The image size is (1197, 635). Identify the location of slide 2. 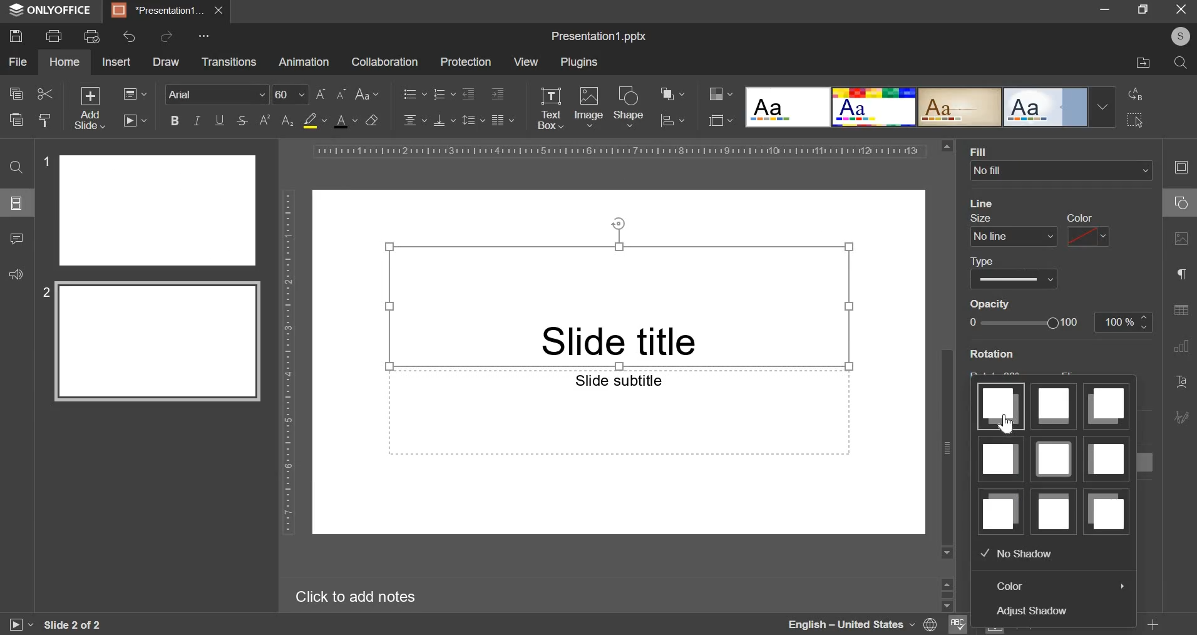
(153, 343).